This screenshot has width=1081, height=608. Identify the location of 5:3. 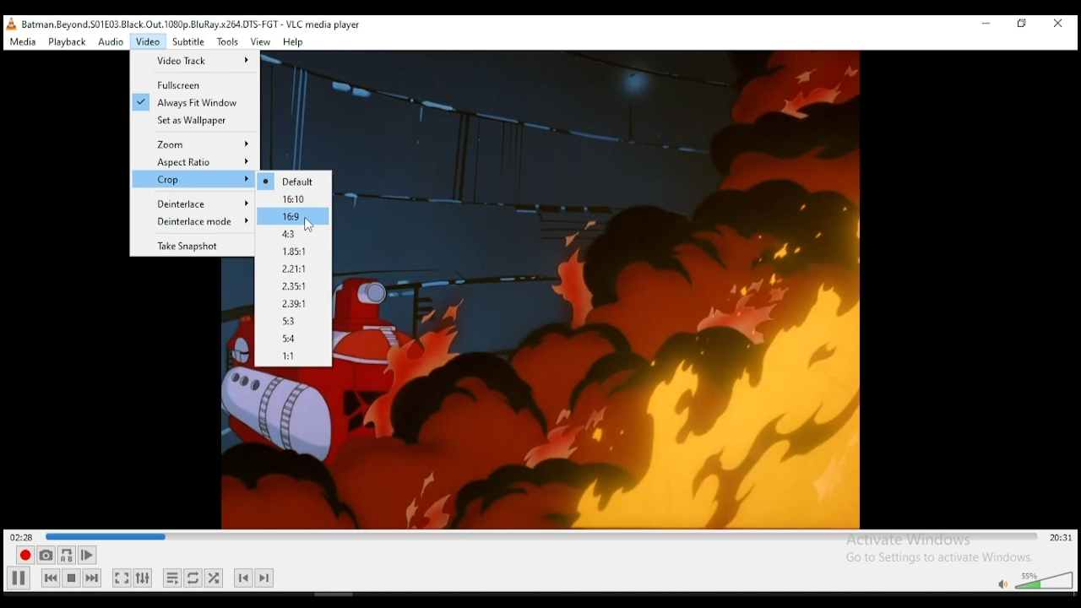
(294, 320).